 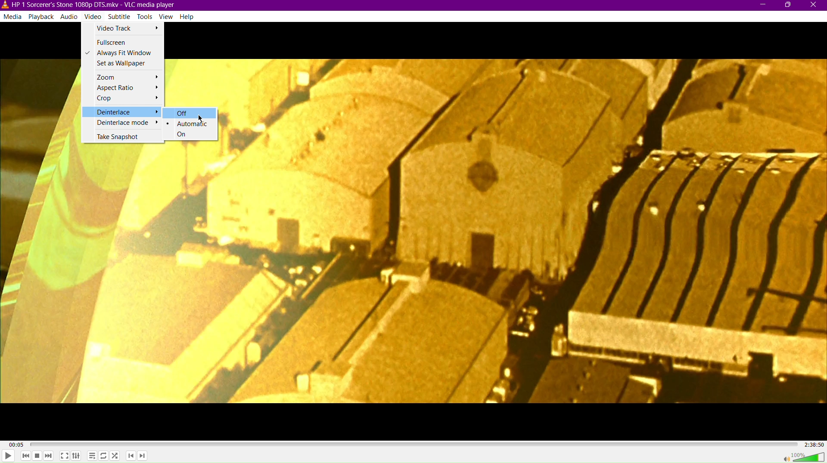 I want to click on Audio, so click(x=68, y=16).